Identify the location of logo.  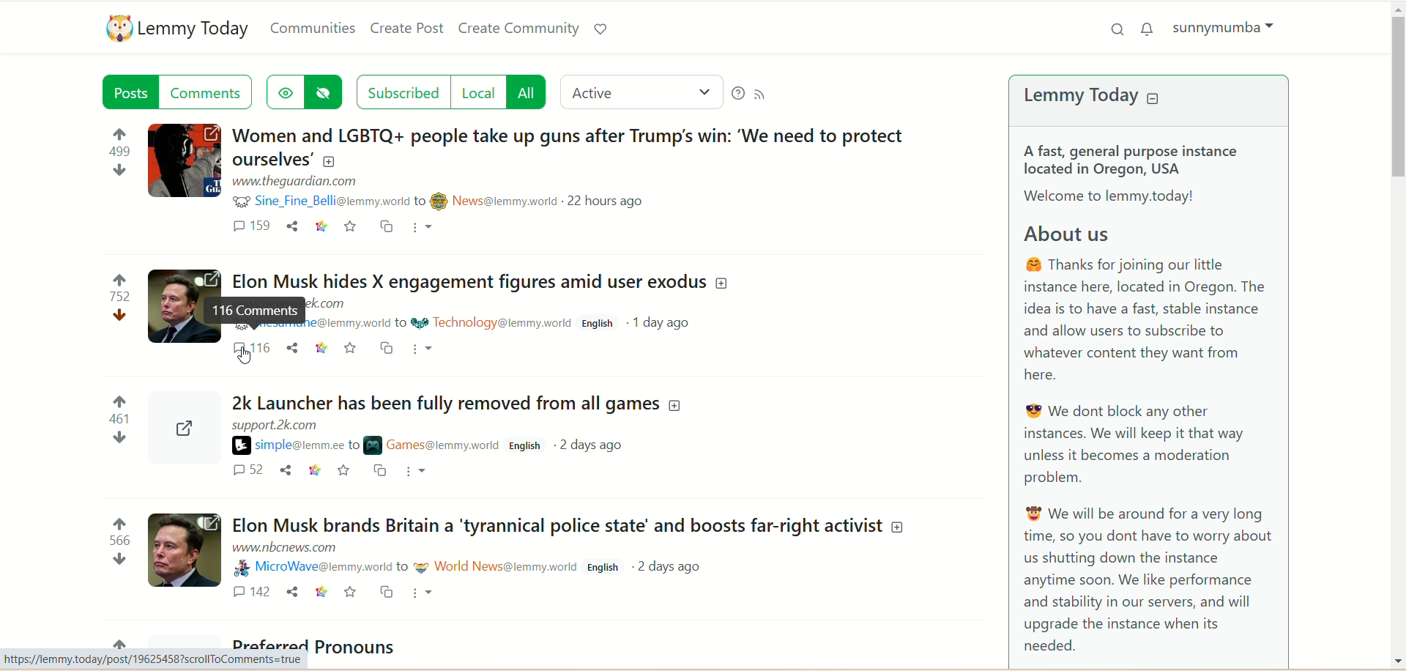
(118, 27).